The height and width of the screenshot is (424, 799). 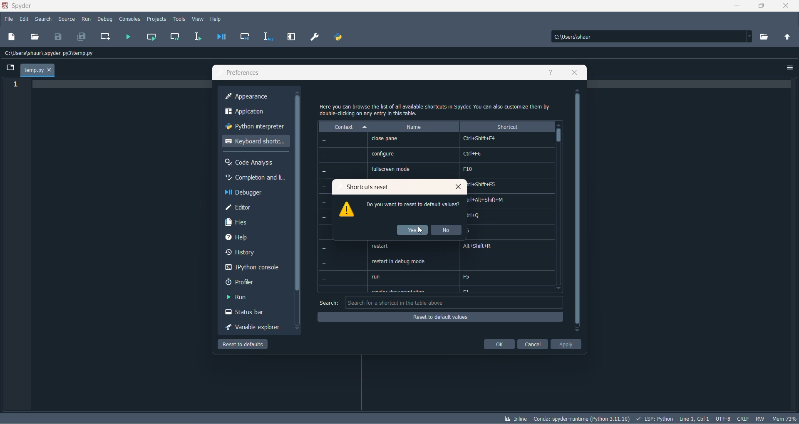 I want to click on close, so click(x=576, y=72).